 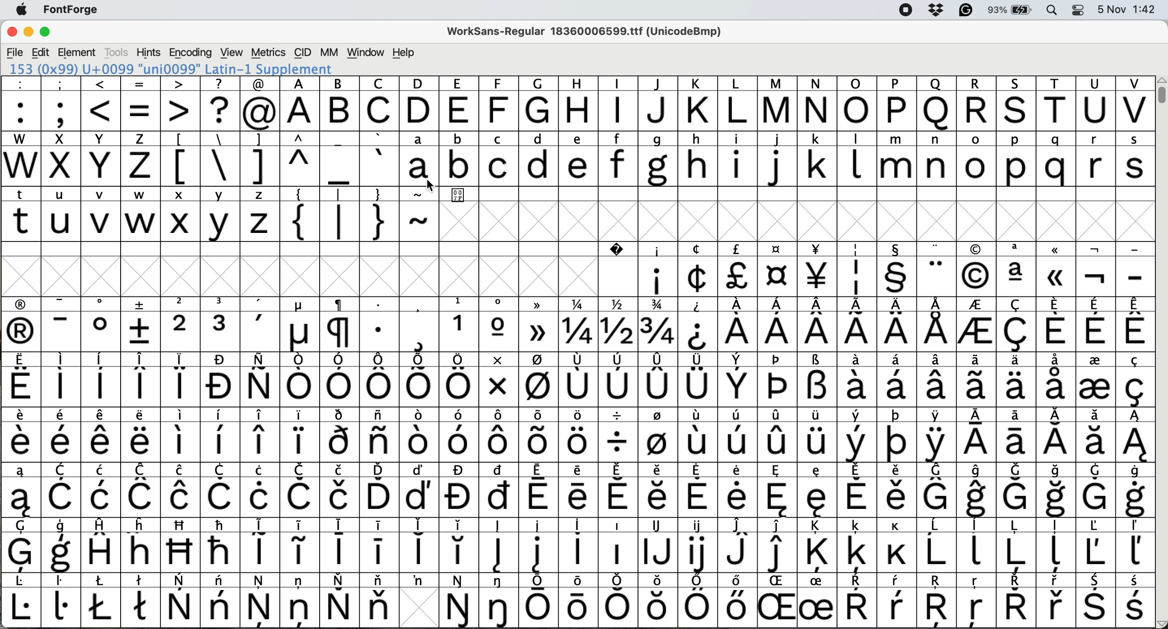 I want to click on symbol, so click(x=896, y=489).